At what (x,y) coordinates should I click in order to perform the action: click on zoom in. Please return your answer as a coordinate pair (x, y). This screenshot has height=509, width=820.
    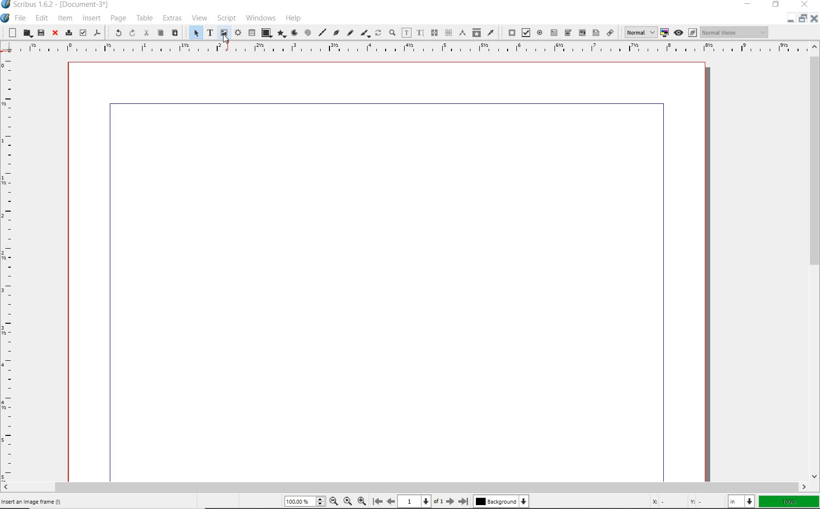
    Looking at the image, I should click on (362, 502).